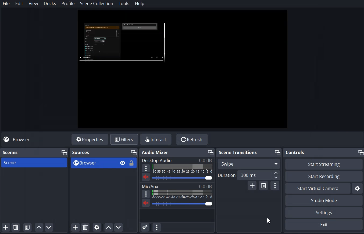 The image size is (364, 234). What do you see at coordinates (97, 3) in the screenshot?
I see `Scene Collection` at bounding box center [97, 3].